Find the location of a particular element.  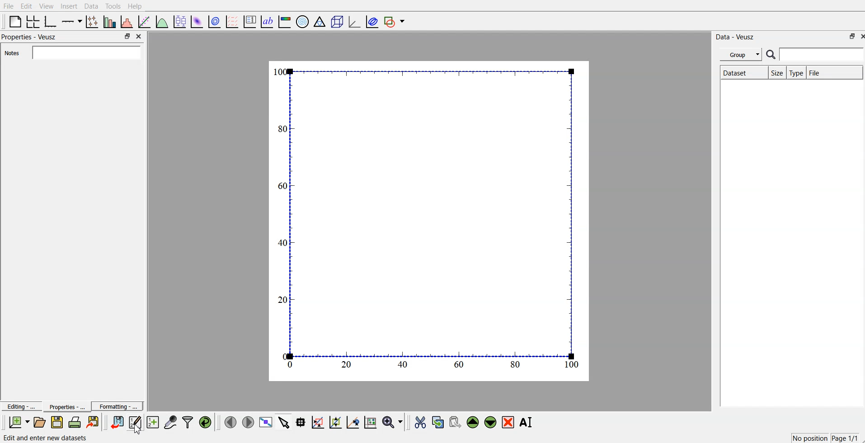

Edit and enter new dataset is located at coordinates (134, 422).